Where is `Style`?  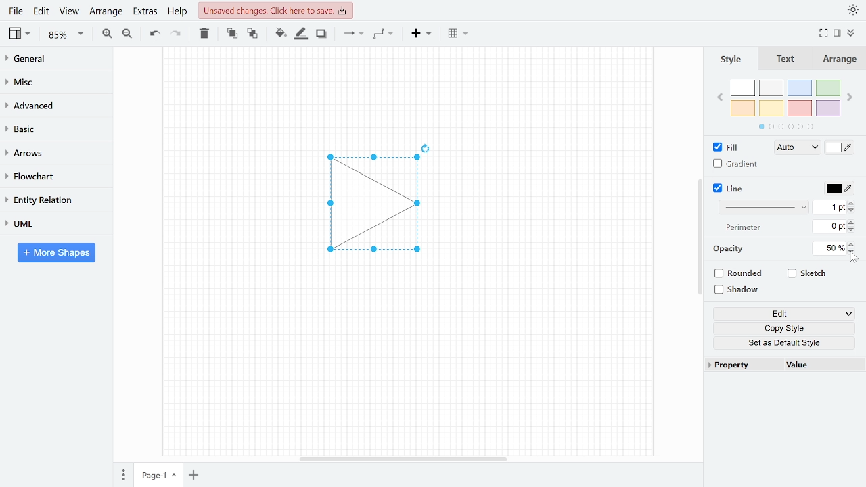
Style is located at coordinates (729, 59).